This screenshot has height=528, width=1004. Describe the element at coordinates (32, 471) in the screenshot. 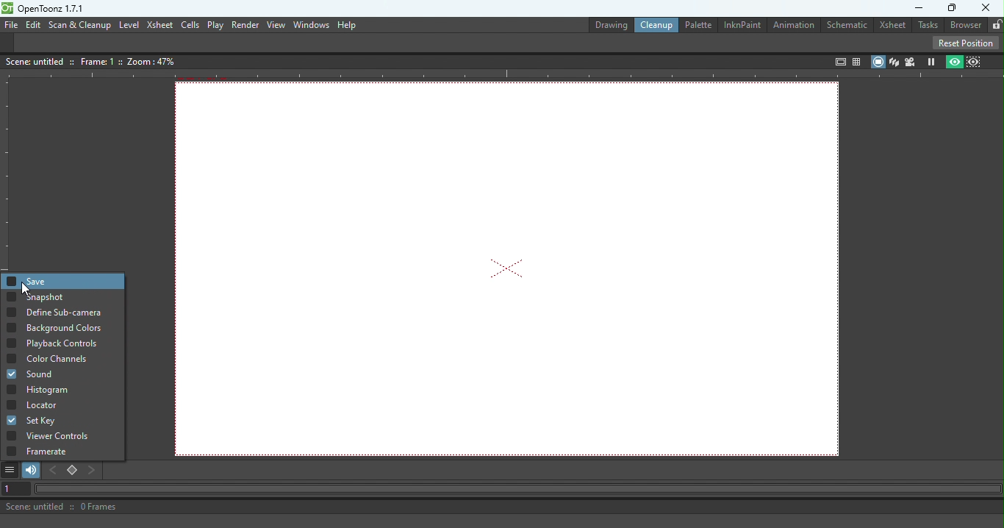

I see `Soundtrack` at that location.